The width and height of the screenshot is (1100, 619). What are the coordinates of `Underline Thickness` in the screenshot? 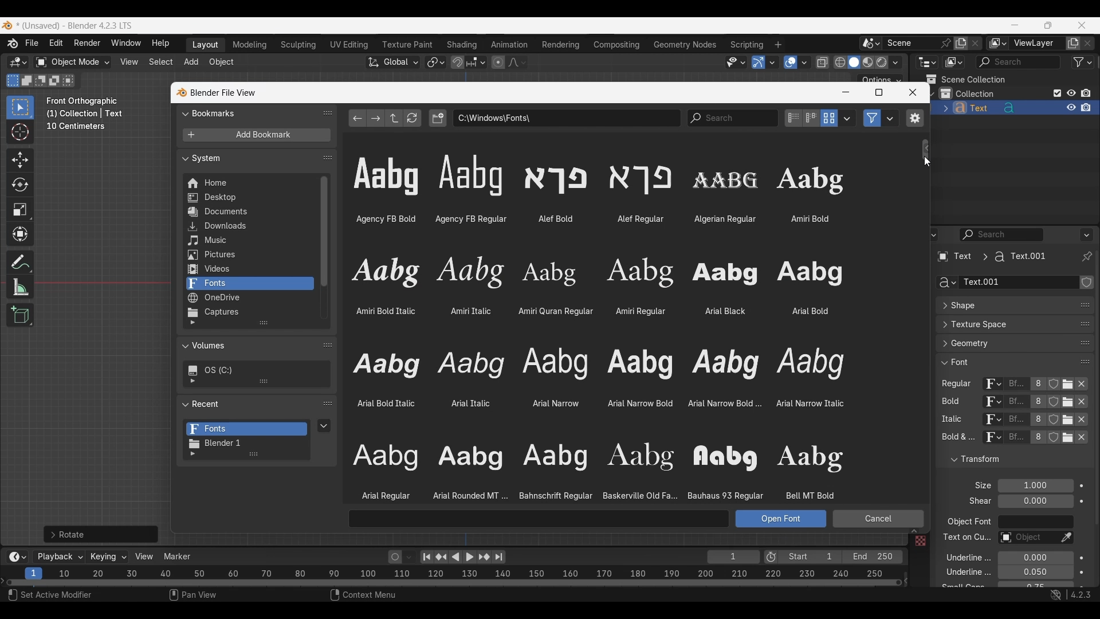 It's located at (1035, 573).